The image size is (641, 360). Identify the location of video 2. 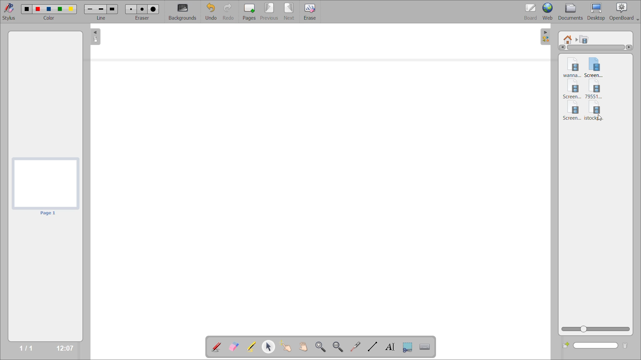
(598, 66).